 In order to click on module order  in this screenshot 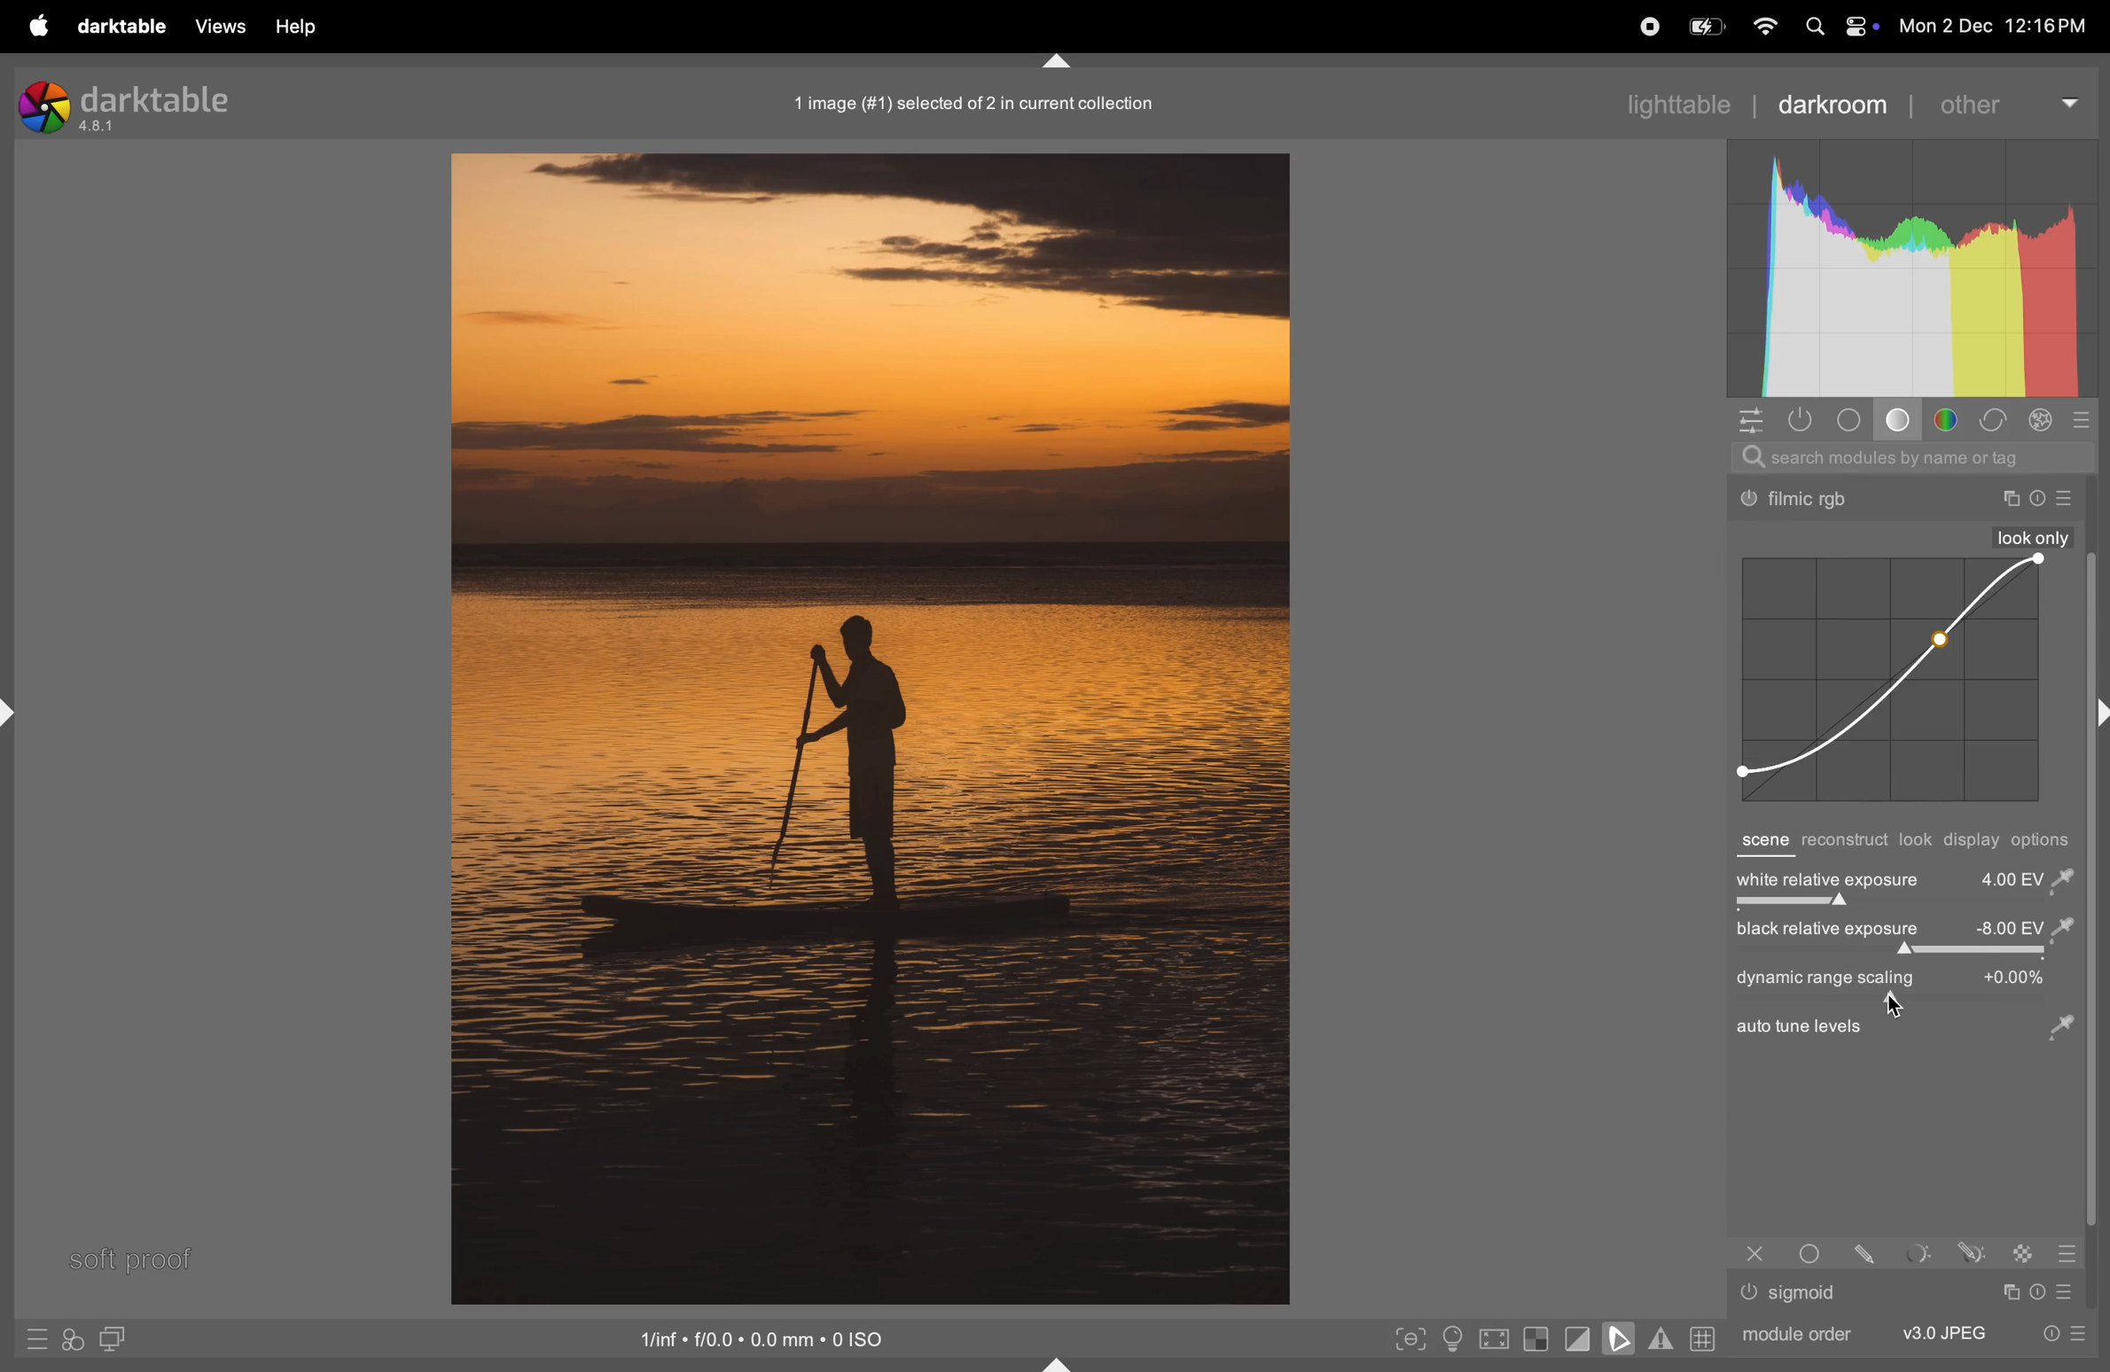, I will do `click(1793, 1332)`.